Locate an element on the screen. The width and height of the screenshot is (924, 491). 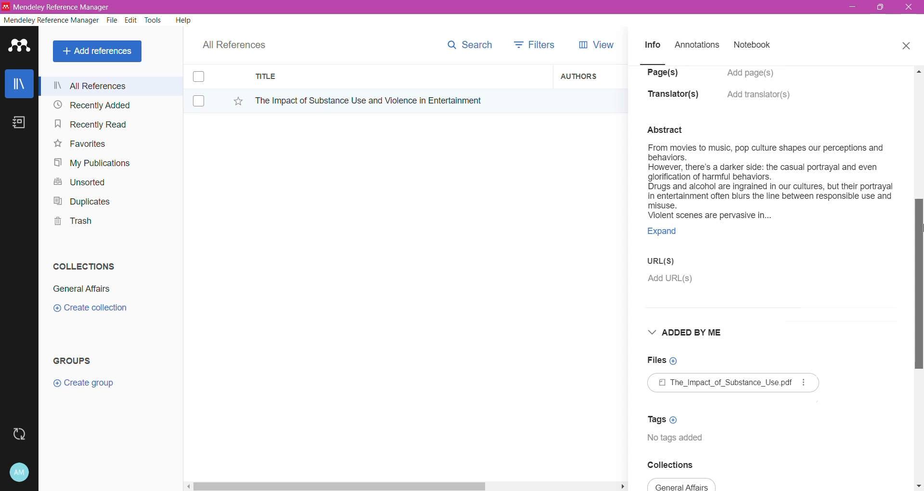
Collection Name is located at coordinates (682, 484).